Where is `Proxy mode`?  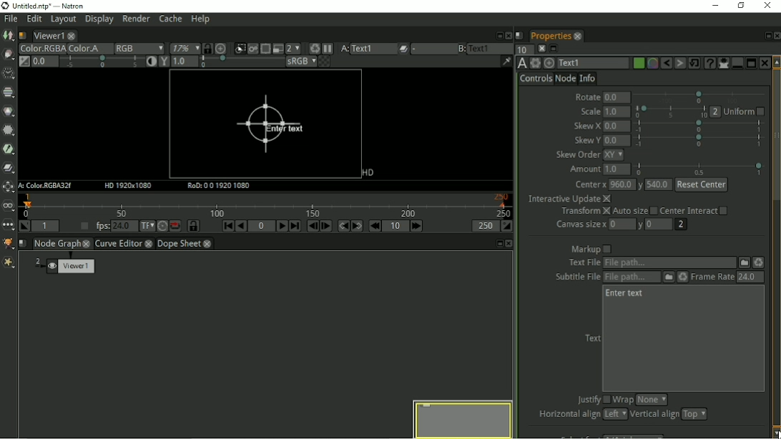
Proxy mode is located at coordinates (277, 49).